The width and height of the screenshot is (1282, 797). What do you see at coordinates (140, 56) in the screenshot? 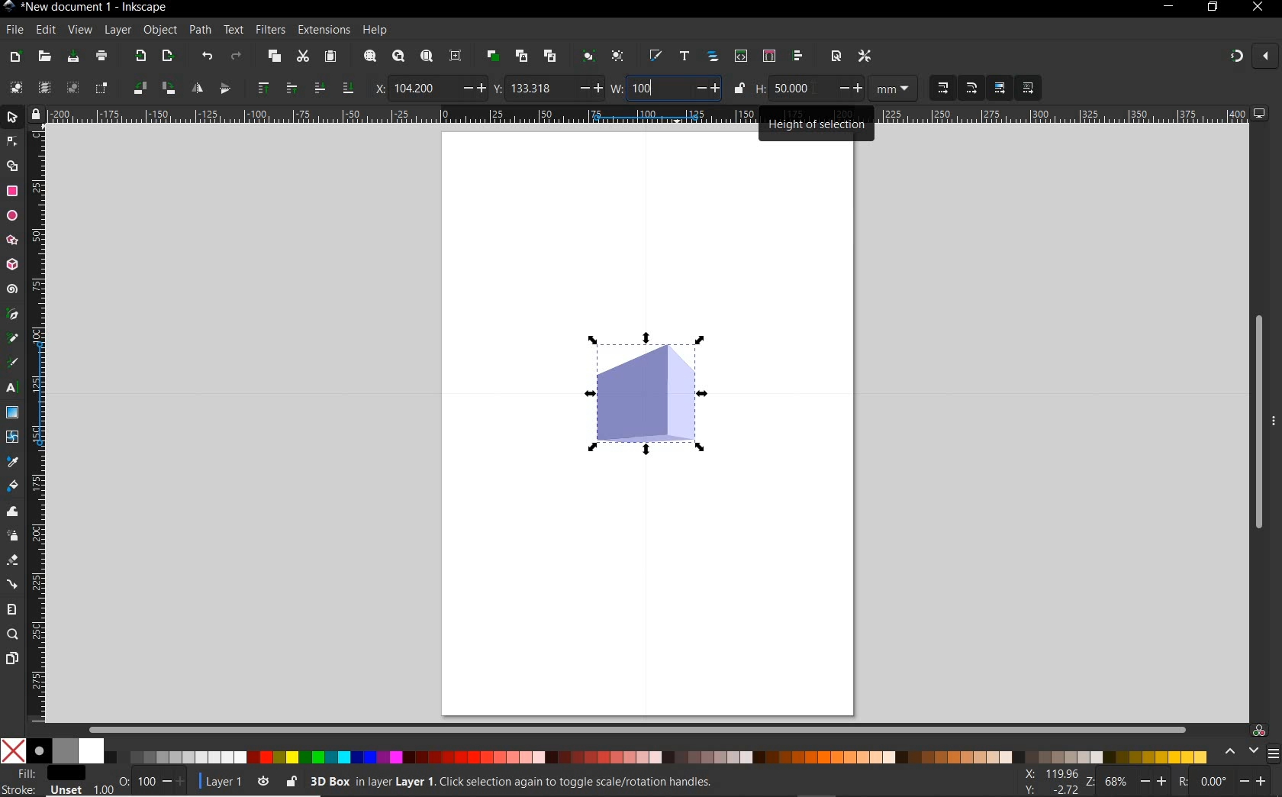
I see `import` at bounding box center [140, 56].